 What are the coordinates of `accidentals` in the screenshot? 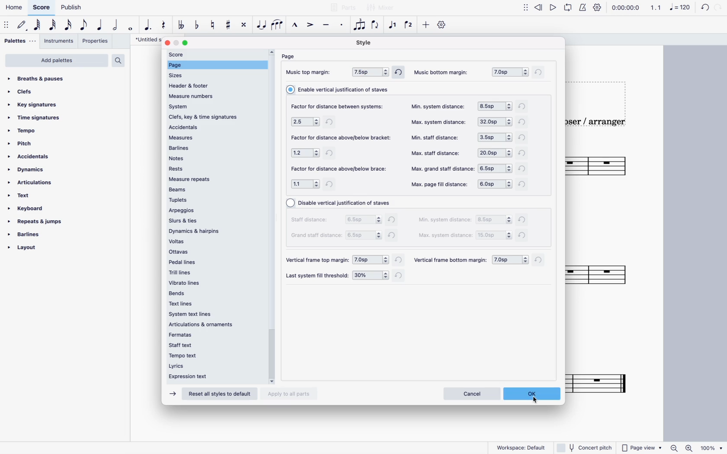 It's located at (213, 127).